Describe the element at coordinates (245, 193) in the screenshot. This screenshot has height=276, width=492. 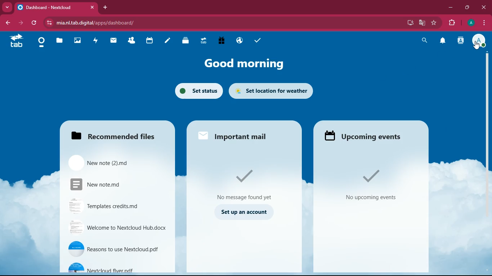
I see `no message found yet` at that location.